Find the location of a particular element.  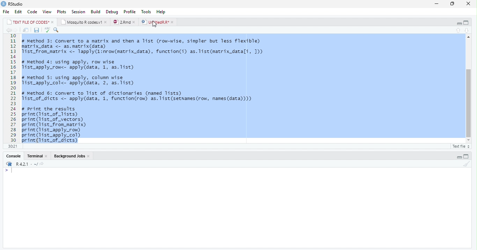

# Method 3: Convert to a matrix and then a list (row-wise, simpler but less flexible)matrix_data <- as.matrix(data)1ist_from matrix <- lapply(1:nrow(matrix_data), function(i) as.list(matrix_datali, 1))# method 4: using apply, row wise1i5t_apply_row<- apply(data, 1, as.list)# method 5: using apply, column wise1ist_apply_col<- apply(data, 2, as.list)# method 6: Convert to 1ist of dictionaries (named 1ists)1ist_of dicts <- apply(data, 1, function(row) as.1ist(setNames(row, names(data))))# print the resultsprint (1ist_of_1ists)print (11st_of vectors)print (11st_fron_matrix)print (115t_apply_row)print (115t_apply_col)orint(1ist_of_dicts)| is located at coordinates (148, 88).